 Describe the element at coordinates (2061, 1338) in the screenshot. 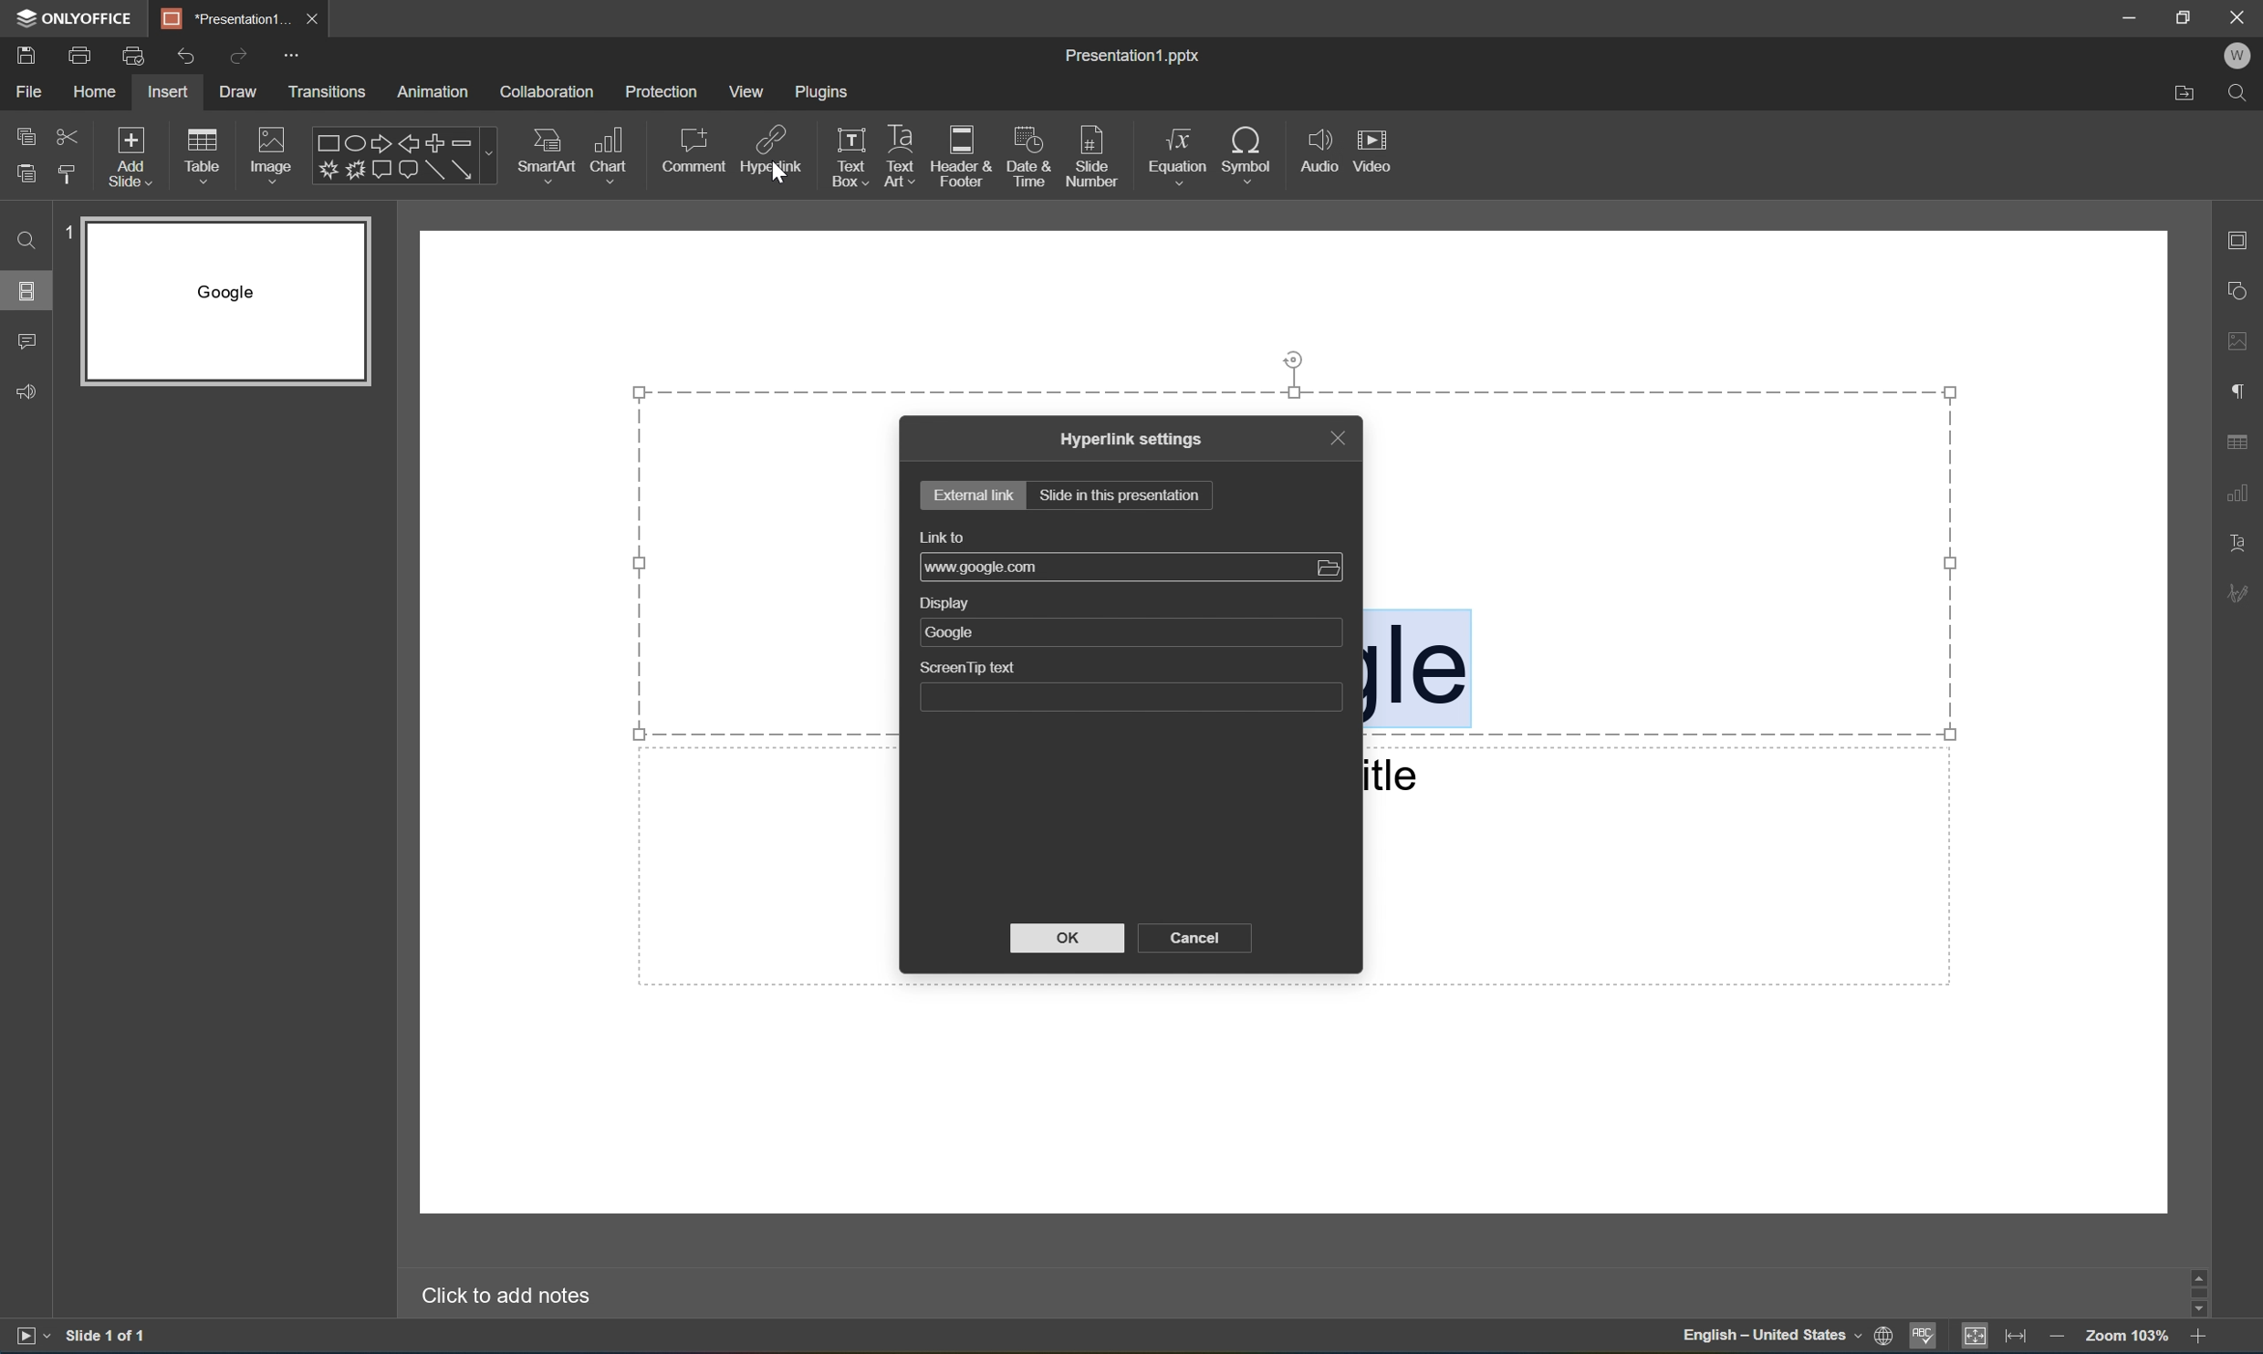

I see `Zoom out` at that location.